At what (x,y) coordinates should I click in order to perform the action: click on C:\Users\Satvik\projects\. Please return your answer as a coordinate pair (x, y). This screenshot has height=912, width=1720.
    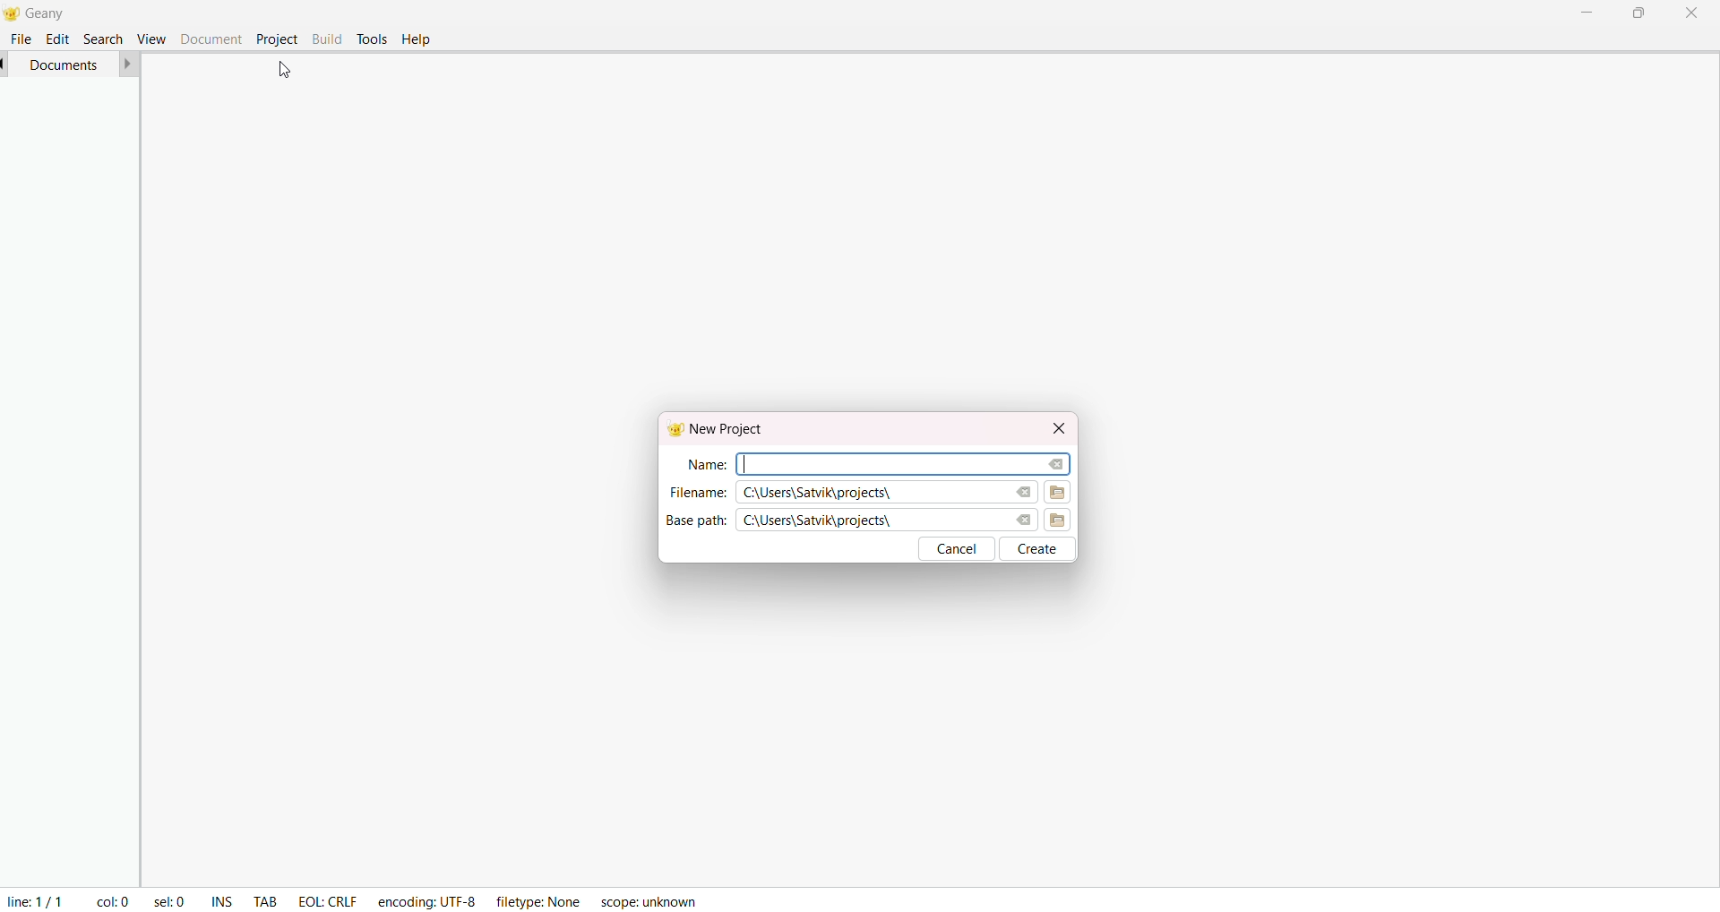
    Looking at the image, I should click on (821, 521).